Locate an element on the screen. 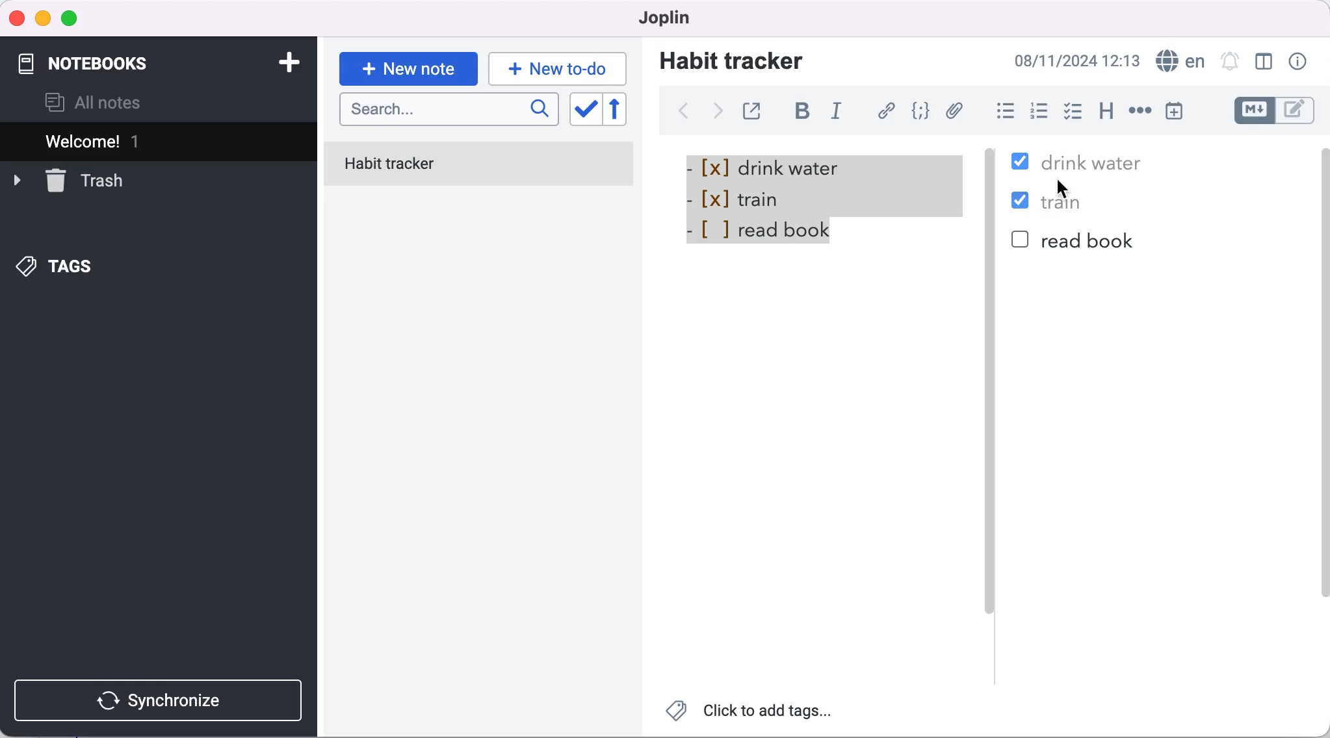  all notes is located at coordinates (94, 103).